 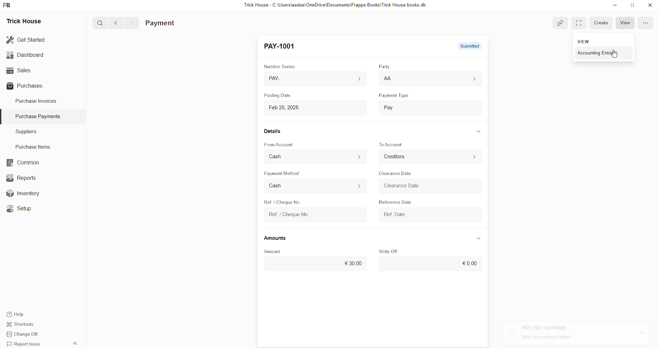 I want to click on €30.00, so click(x=355, y=262).